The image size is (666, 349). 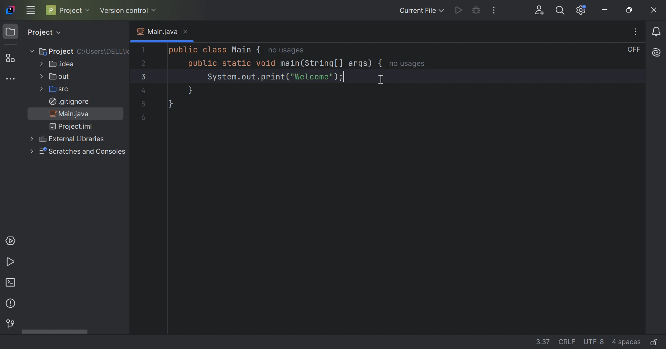 I want to click on System.out.print("Welcome");, so click(x=271, y=77).